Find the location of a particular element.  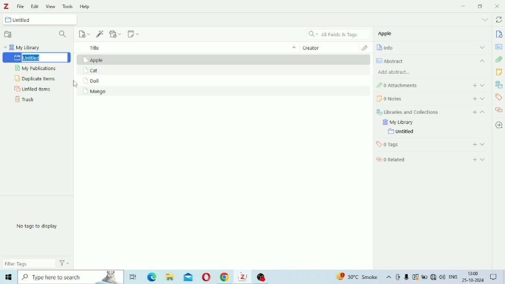

 is located at coordinates (223, 277).